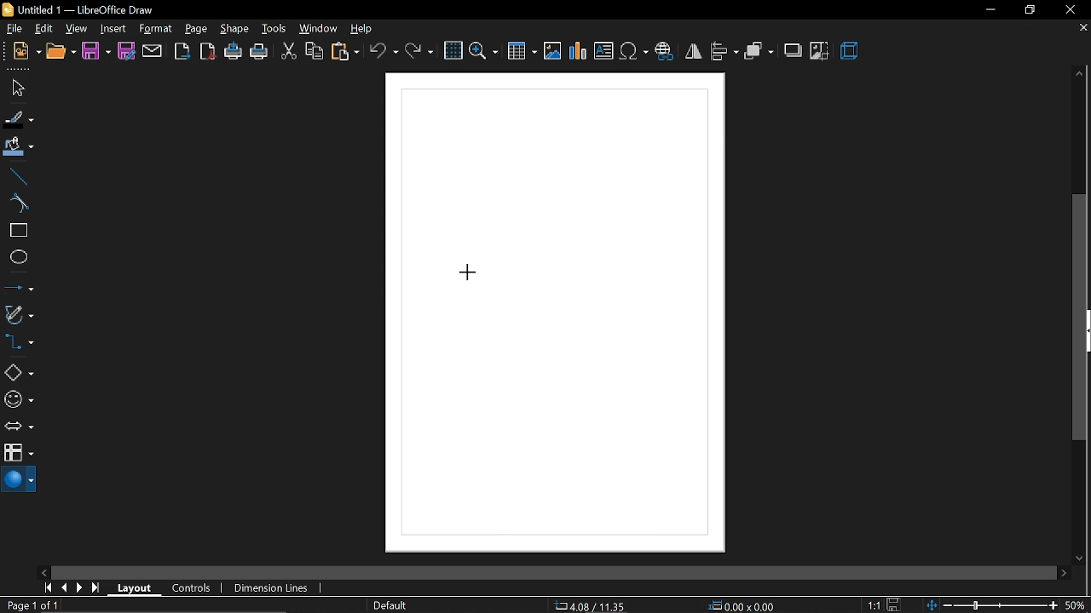 The image size is (1091, 613). Describe the element at coordinates (470, 273) in the screenshot. I see `Cursor` at that location.